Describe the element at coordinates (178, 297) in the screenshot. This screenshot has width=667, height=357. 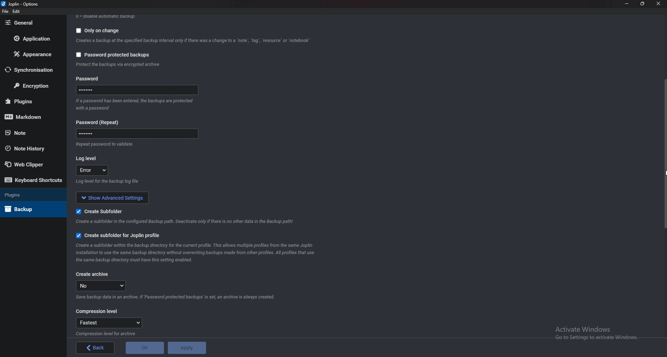
I see `Info on archive` at that location.